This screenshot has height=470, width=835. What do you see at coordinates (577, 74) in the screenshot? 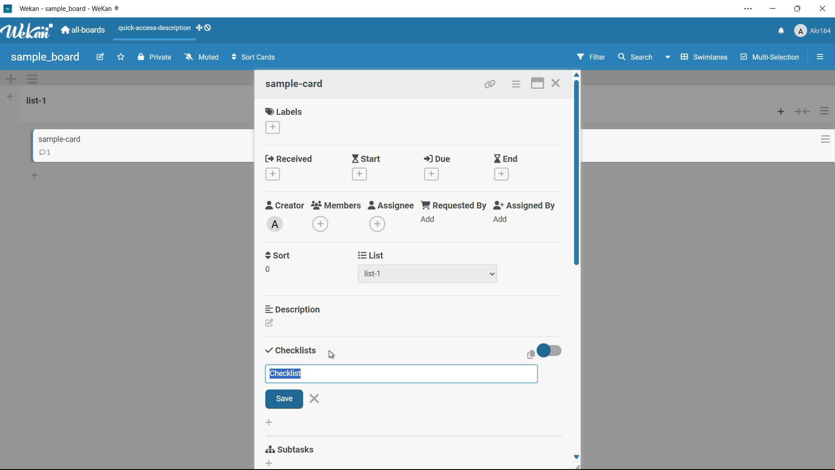
I see `scroll up` at bounding box center [577, 74].